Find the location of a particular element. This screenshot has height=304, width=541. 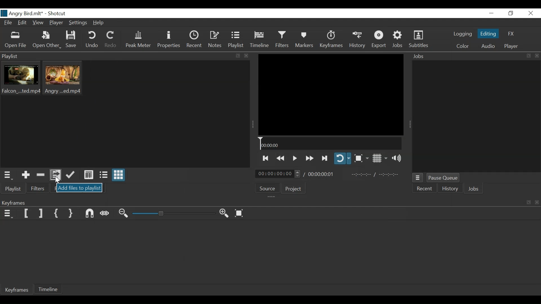

Total Duration is located at coordinates (322, 175).